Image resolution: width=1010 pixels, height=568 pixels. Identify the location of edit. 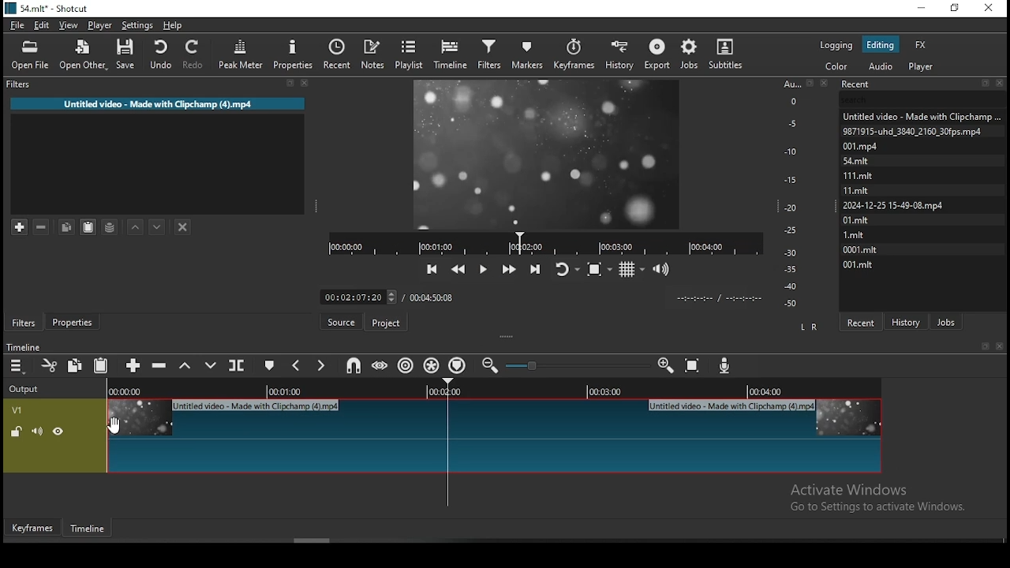
(43, 24).